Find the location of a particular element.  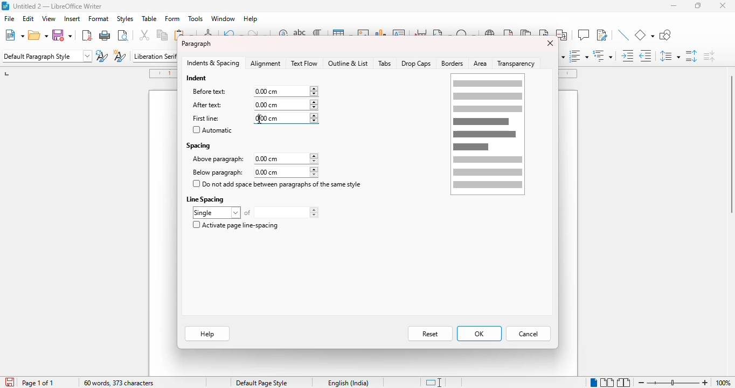

vertical scroll bar is located at coordinates (730, 144).